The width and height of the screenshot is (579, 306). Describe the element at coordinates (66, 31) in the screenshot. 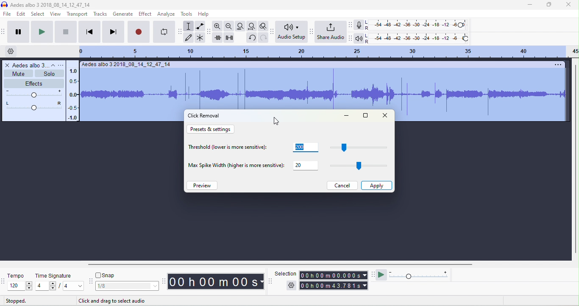

I see `stop` at that location.